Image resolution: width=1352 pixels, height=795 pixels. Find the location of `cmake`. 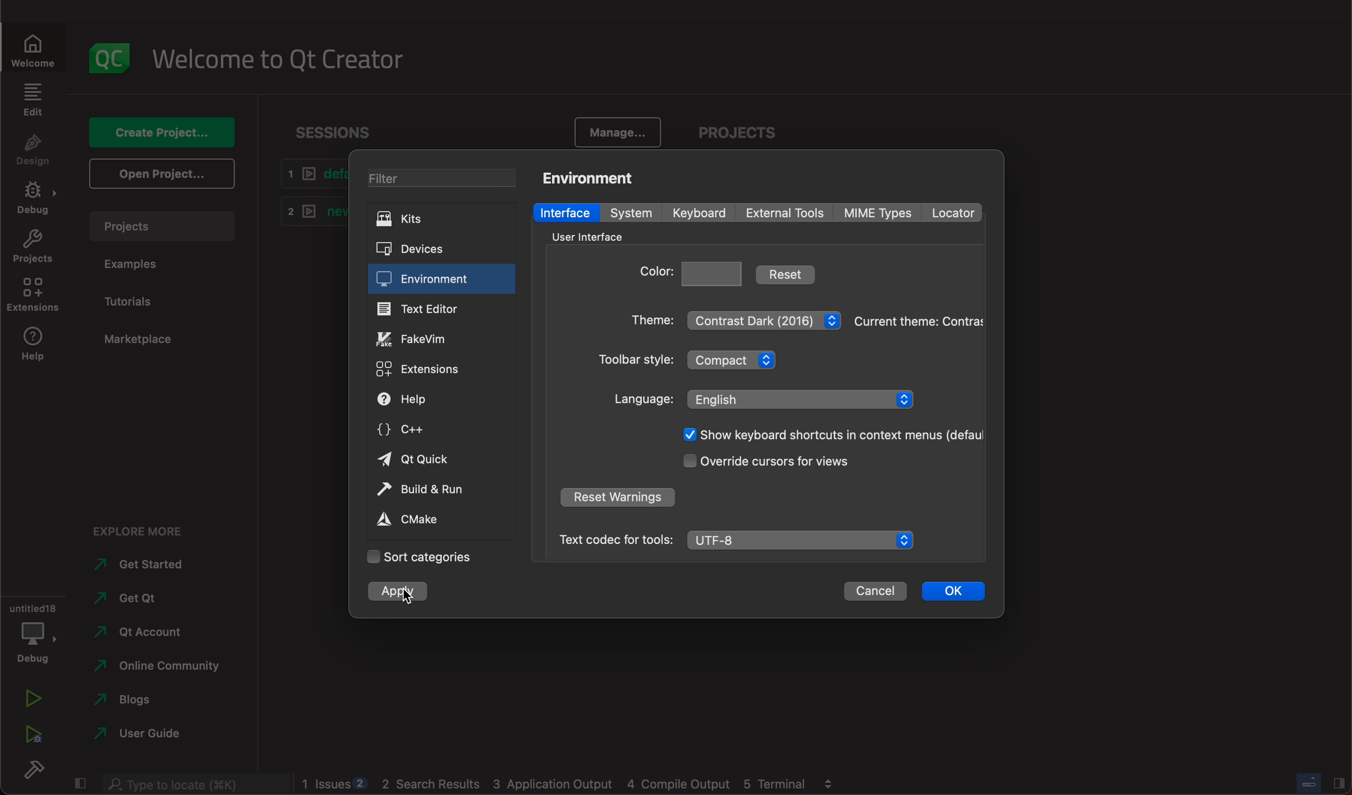

cmake is located at coordinates (423, 520).